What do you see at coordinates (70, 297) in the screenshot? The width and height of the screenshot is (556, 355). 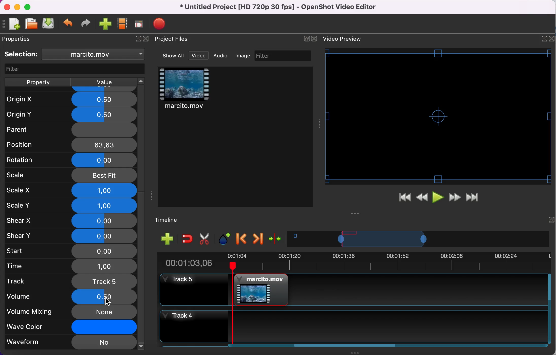 I see `volume modified` at bounding box center [70, 297].